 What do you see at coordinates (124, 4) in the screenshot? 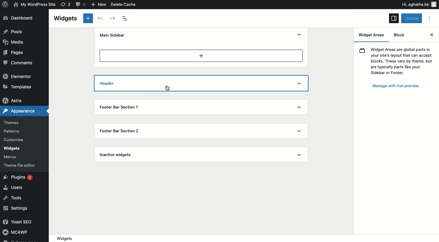
I see `Delete cache` at bounding box center [124, 4].